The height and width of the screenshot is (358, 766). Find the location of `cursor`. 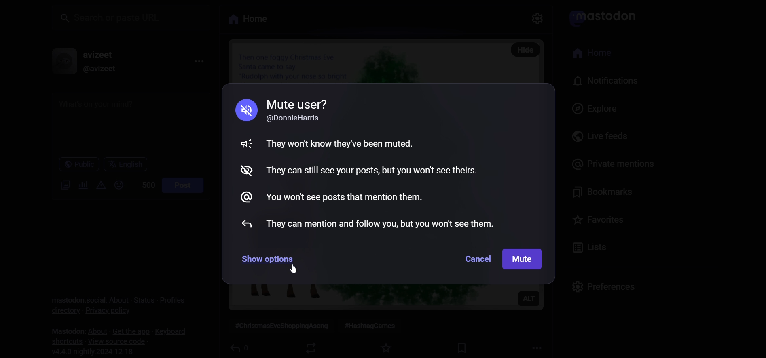

cursor is located at coordinates (296, 269).